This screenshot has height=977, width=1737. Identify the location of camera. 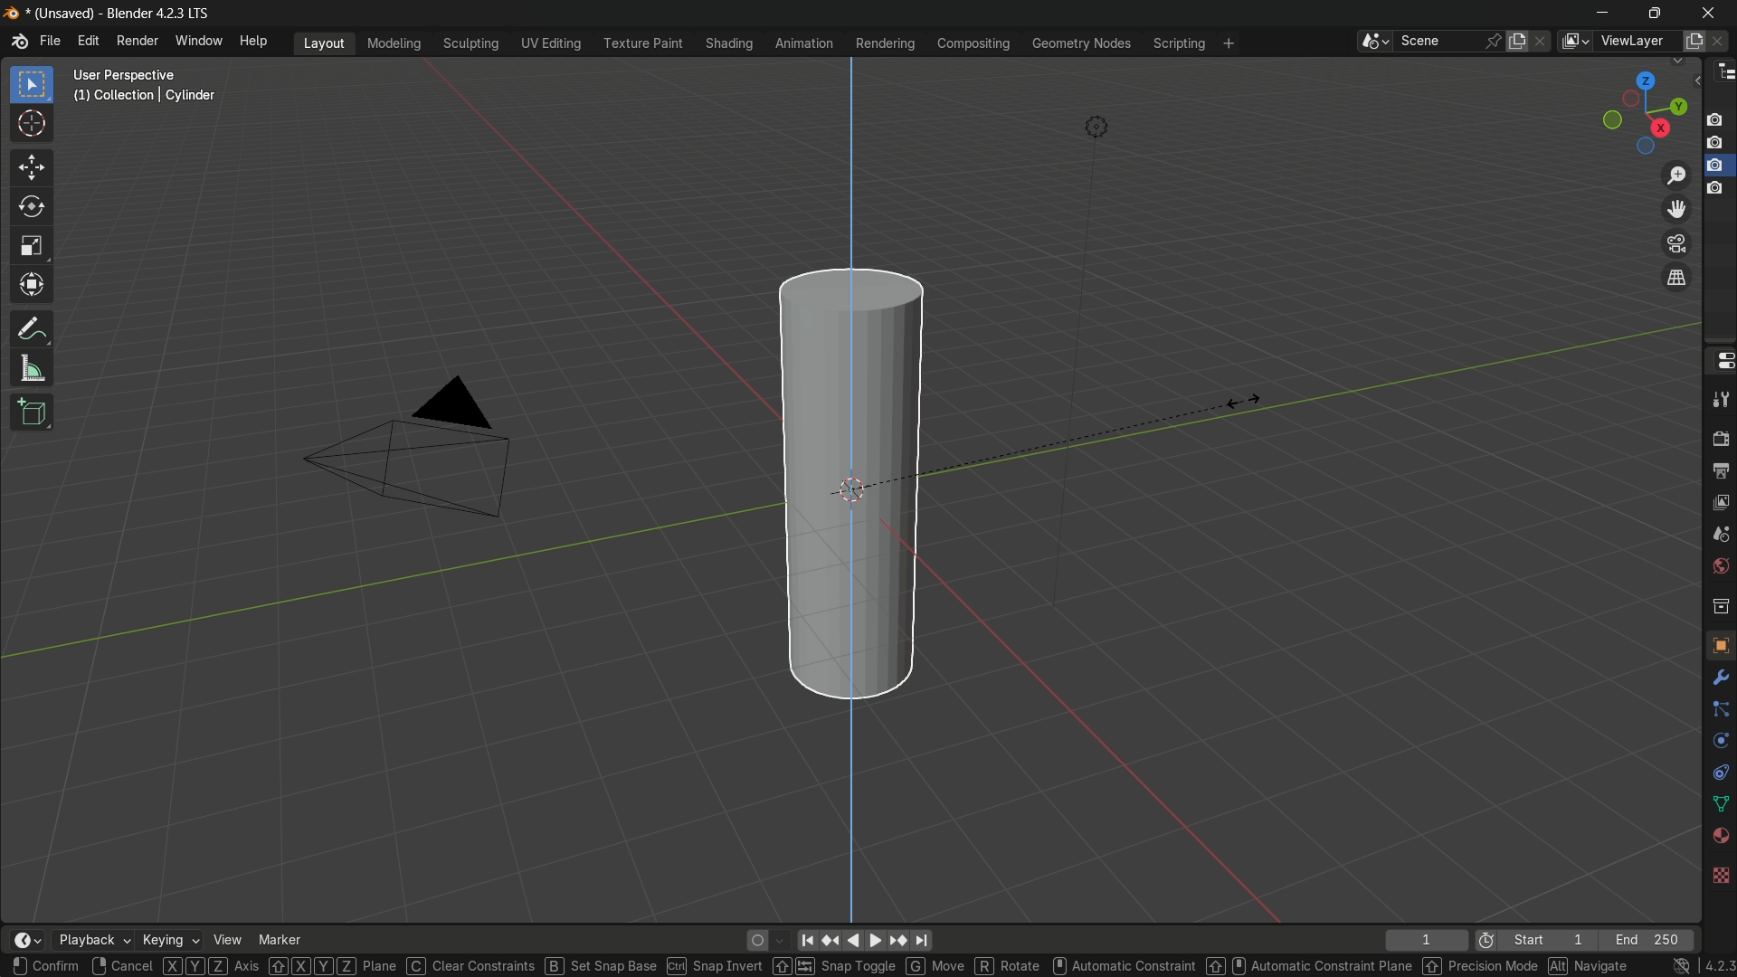
(440, 450).